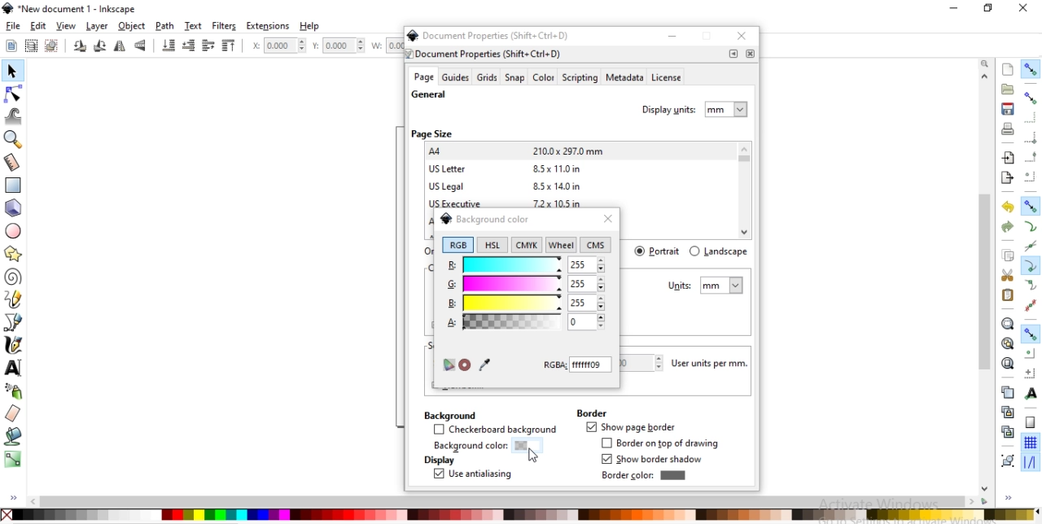 The width and height of the screenshot is (1042, 524). Describe the element at coordinates (1030, 267) in the screenshot. I see `snap cusp nodes` at that location.